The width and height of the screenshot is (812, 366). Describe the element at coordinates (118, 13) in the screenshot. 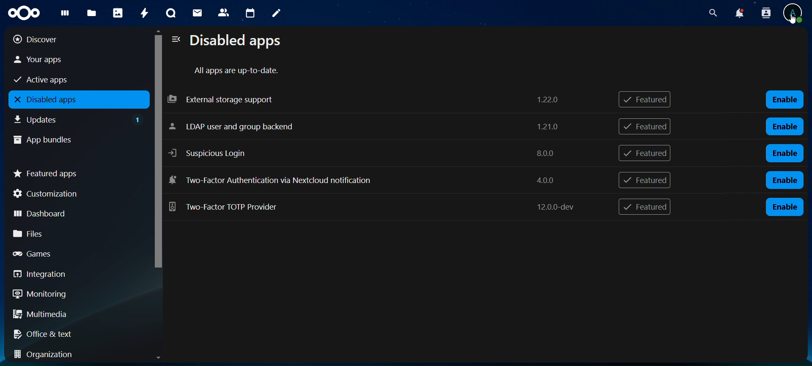

I see `photos` at that location.